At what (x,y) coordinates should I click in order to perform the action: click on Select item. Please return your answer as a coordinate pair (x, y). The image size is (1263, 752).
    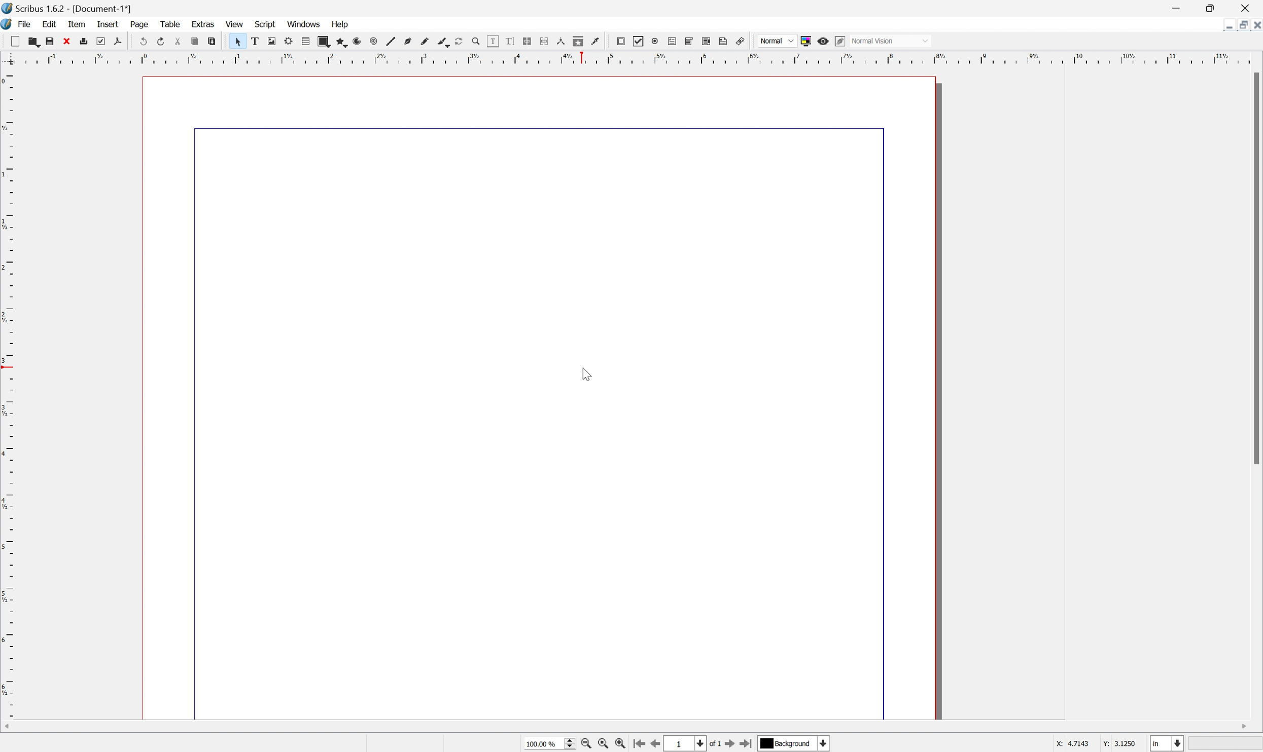
    Looking at the image, I should click on (239, 41).